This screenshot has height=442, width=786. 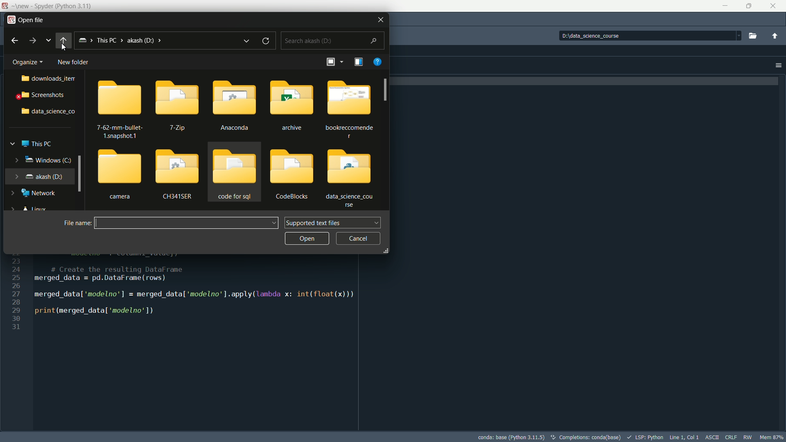 What do you see at coordinates (47, 176) in the screenshot?
I see `akash(D)` at bounding box center [47, 176].